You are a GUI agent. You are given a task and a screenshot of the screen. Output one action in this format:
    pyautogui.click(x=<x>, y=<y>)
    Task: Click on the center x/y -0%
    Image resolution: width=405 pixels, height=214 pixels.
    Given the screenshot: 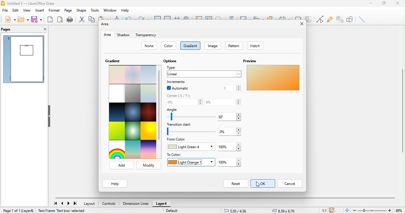 What is the action you would take?
    pyautogui.click(x=223, y=101)
    